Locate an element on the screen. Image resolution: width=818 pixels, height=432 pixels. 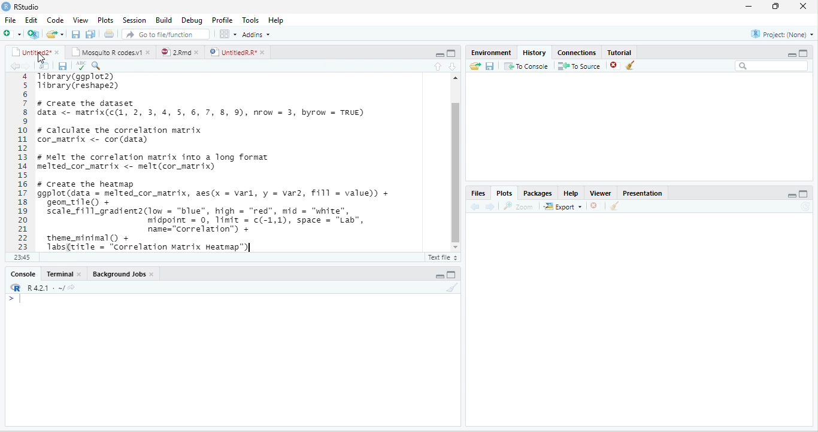
edit is located at coordinates (31, 20).